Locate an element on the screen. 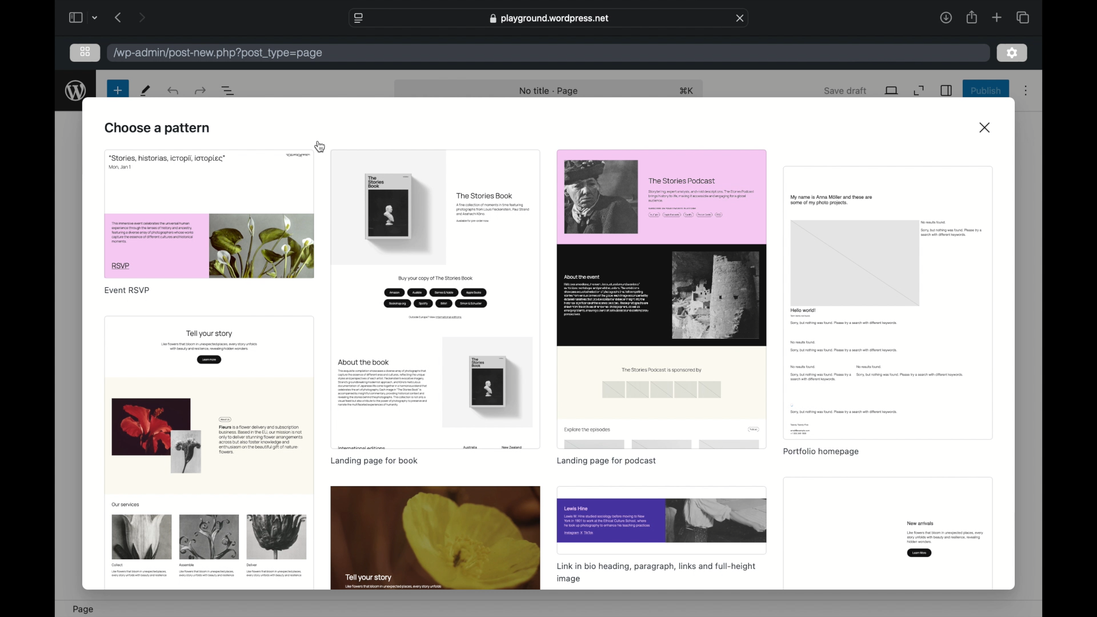 This screenshot has width=1097, height=617. show tab overview is located at coordinates (1022, 17).